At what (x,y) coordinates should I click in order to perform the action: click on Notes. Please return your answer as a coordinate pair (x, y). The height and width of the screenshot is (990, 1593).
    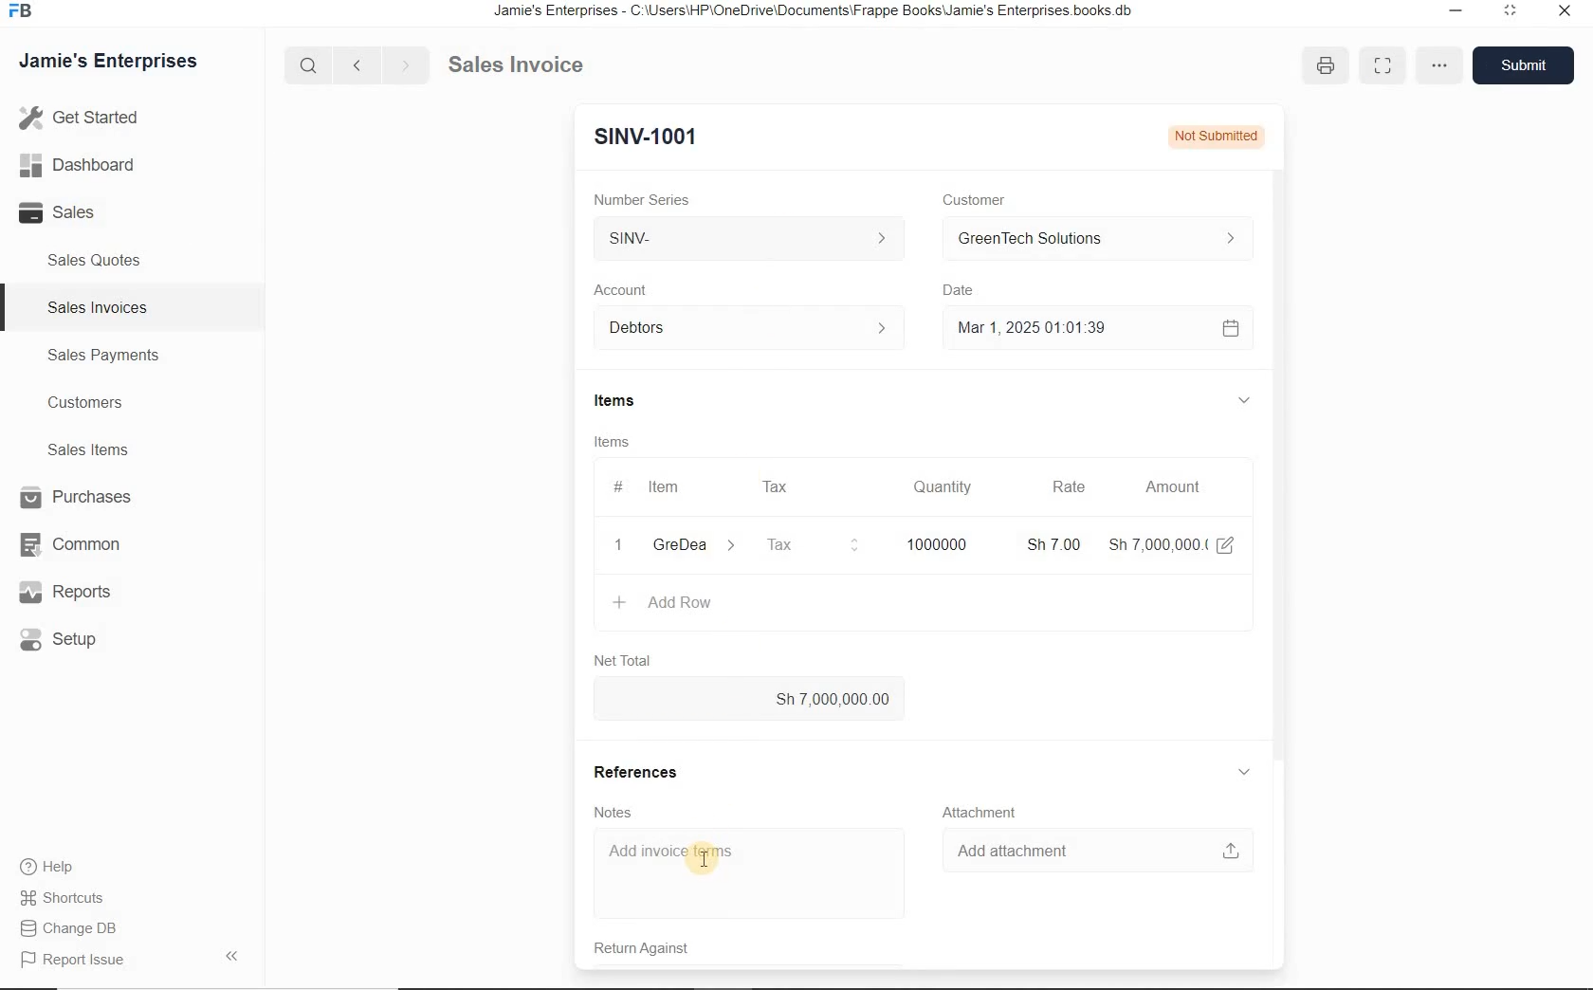
    Looking at the image, I should click on (606, 811).